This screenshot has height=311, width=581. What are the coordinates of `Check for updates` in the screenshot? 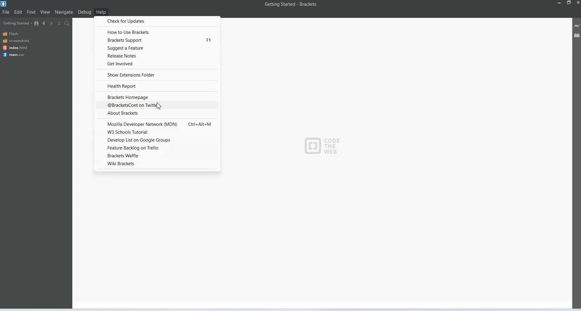 It's located at (157, 21).